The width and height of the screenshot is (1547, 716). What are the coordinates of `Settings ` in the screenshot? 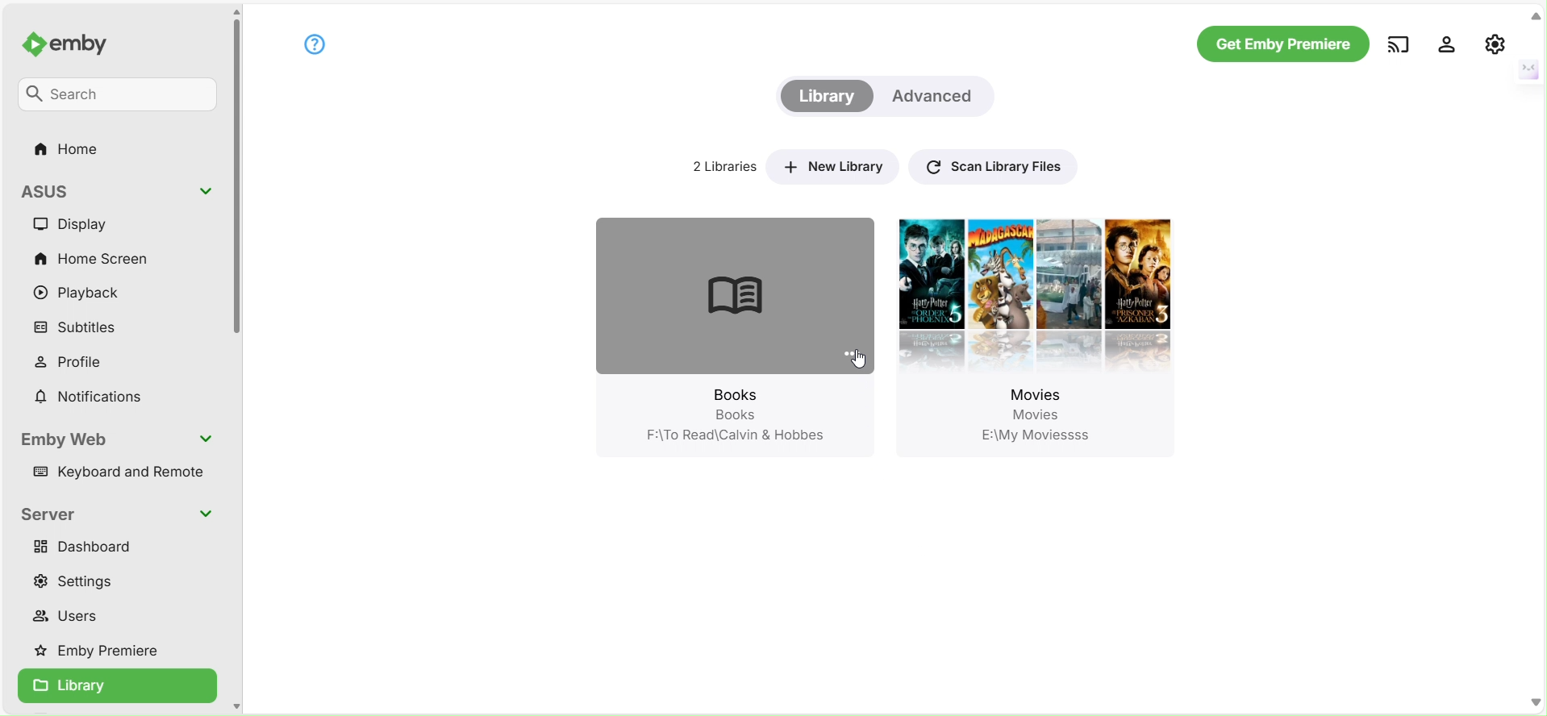 It's located at (1447, 43).